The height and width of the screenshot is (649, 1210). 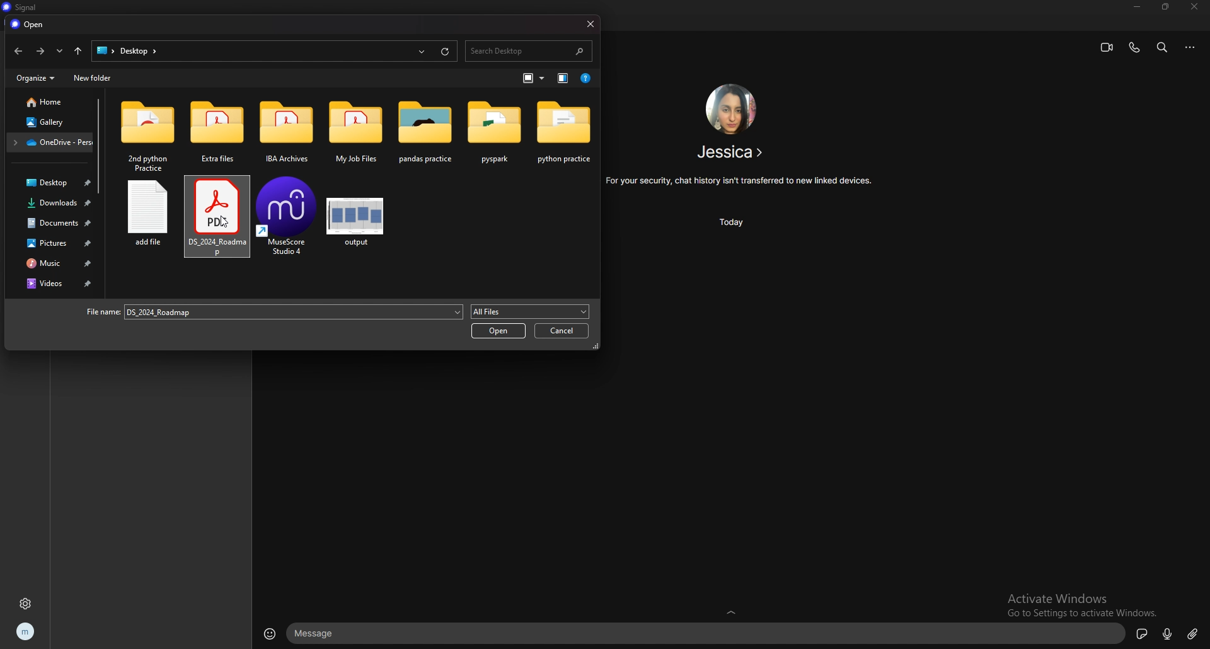 What do you see at coordinates (288, 222) in the screenshot?
I see `file` at bounding box center [288, 222].